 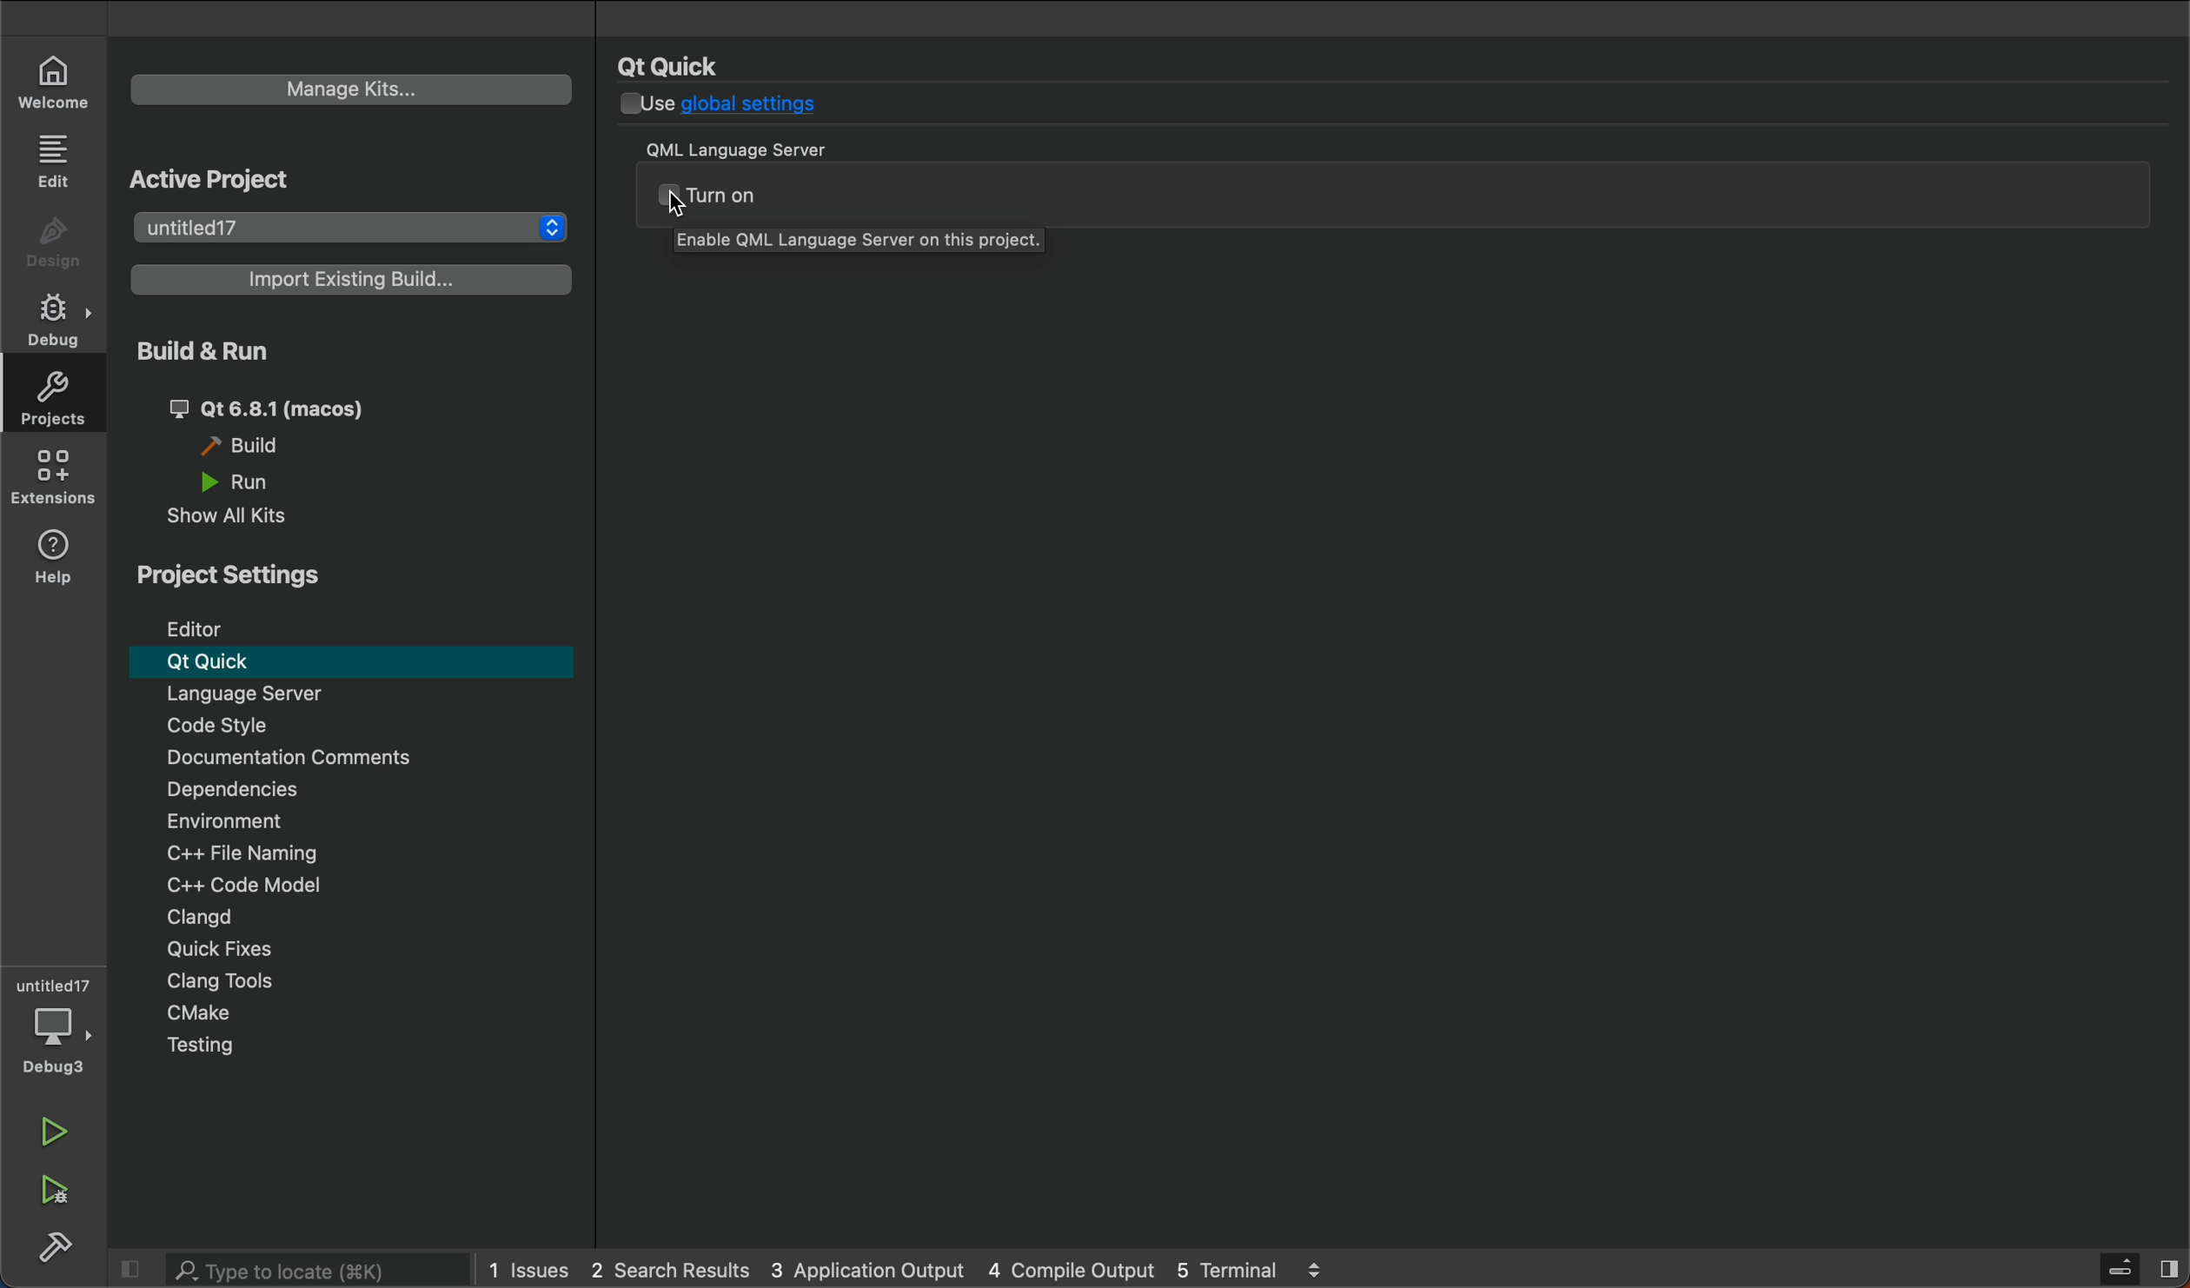 What do you see at coordinates (58, 1194) in the screenshot?
I see `run and debug` at bounding box center [58, 1194].